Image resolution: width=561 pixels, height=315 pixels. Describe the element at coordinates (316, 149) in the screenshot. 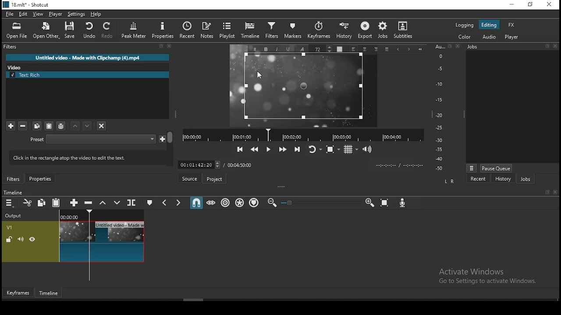

I see `toggle player looping` at that location.